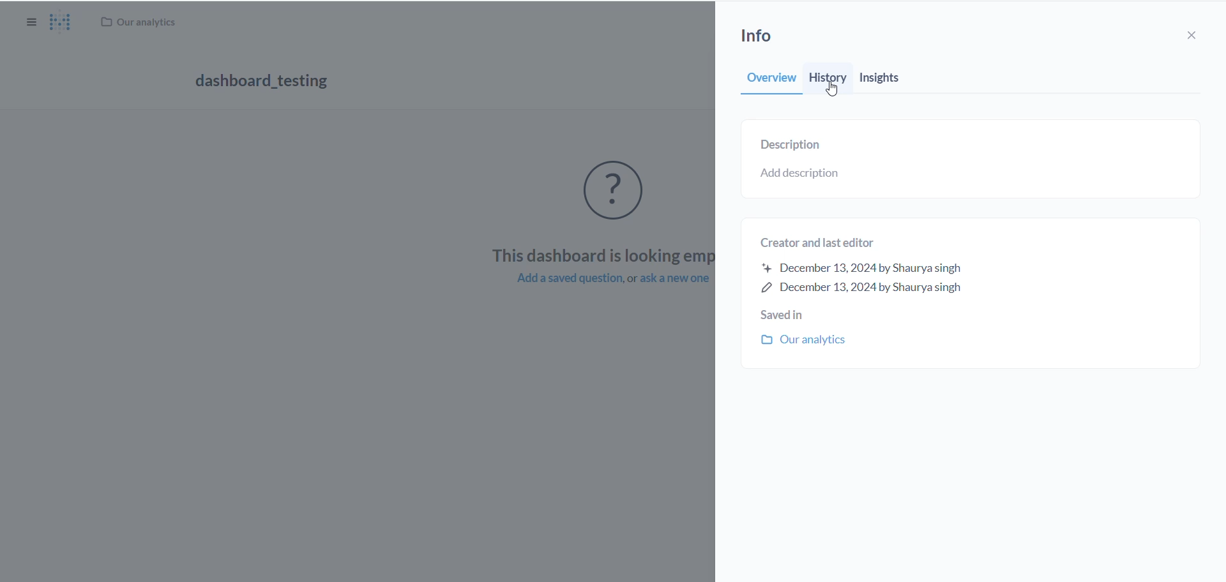  Describe the element at coordinates (826, 95) in the screenshot. I see `cursor` at that location.